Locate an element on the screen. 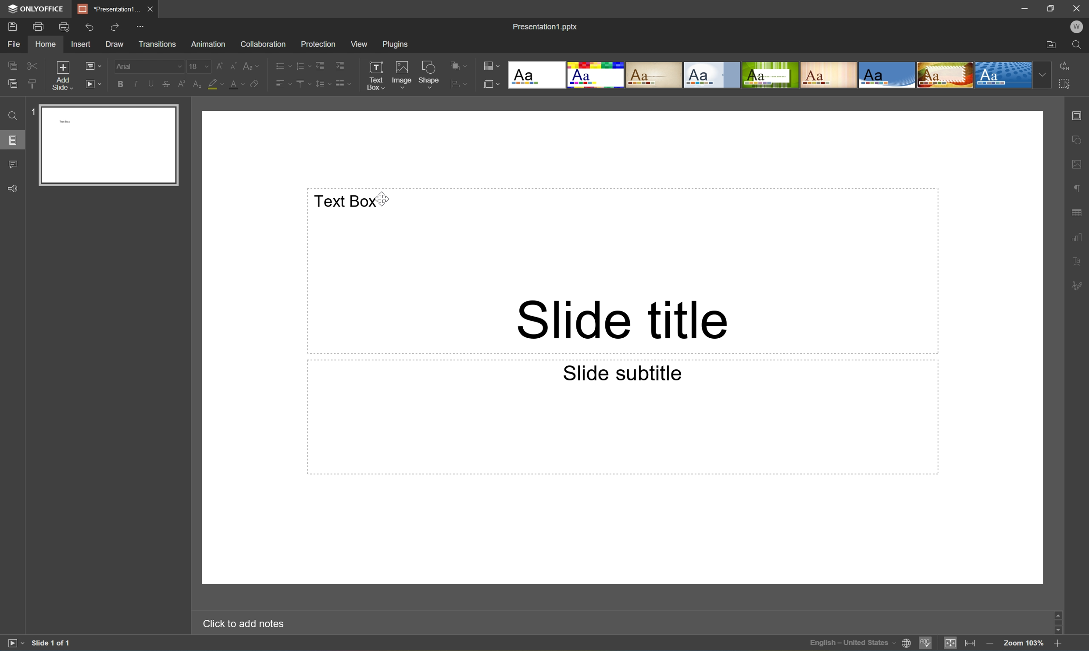 Image resolution: width=1089 pixels, height=651 pixels. Zoom out is located at coordinates (990, 643).